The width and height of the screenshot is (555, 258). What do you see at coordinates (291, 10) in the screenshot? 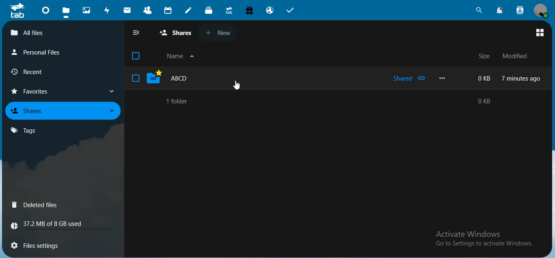
I see `tasks` at bounding box center [291, 10].